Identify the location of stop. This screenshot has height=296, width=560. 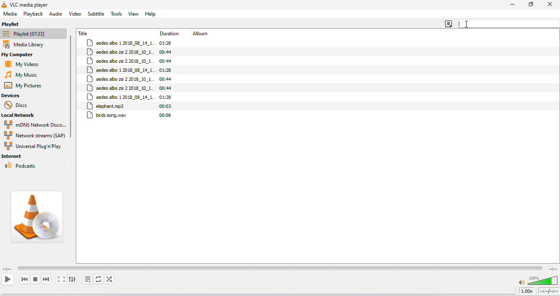
(35, 279).